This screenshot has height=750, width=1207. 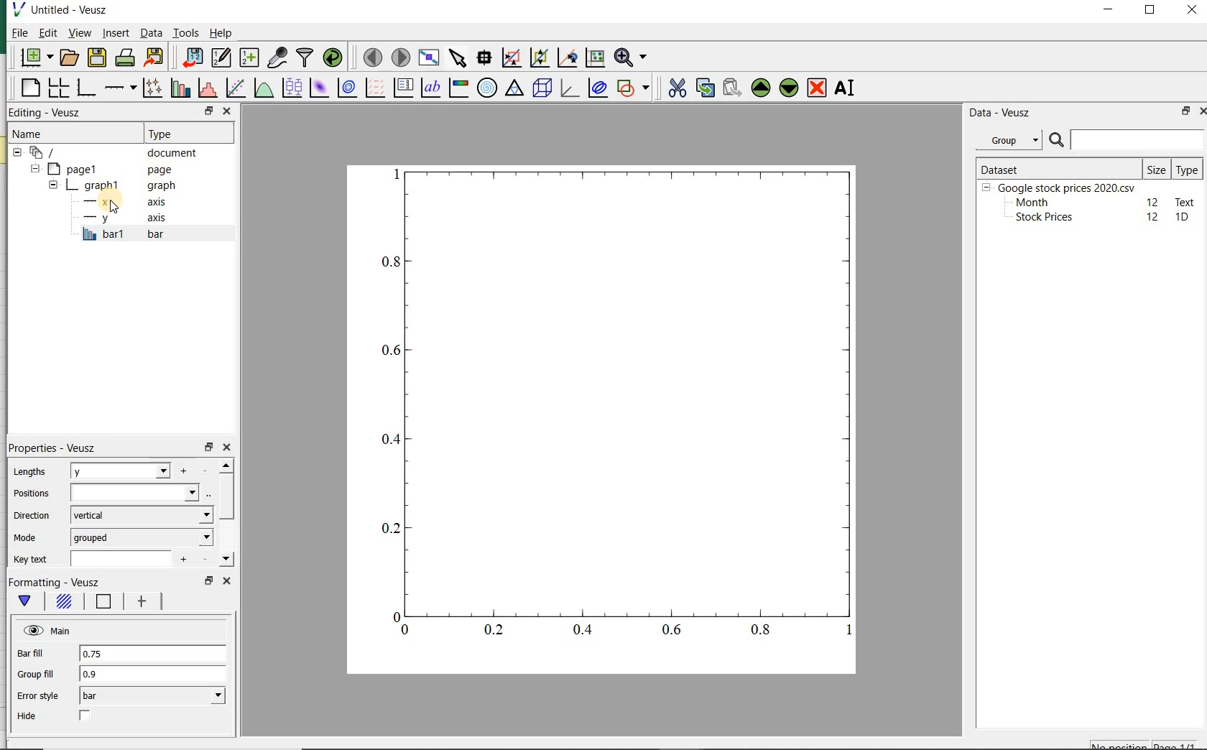 What do you see at coordinates (22, 601) in the screenshot?
I see `main formatting` at bounding box center [22, 601].